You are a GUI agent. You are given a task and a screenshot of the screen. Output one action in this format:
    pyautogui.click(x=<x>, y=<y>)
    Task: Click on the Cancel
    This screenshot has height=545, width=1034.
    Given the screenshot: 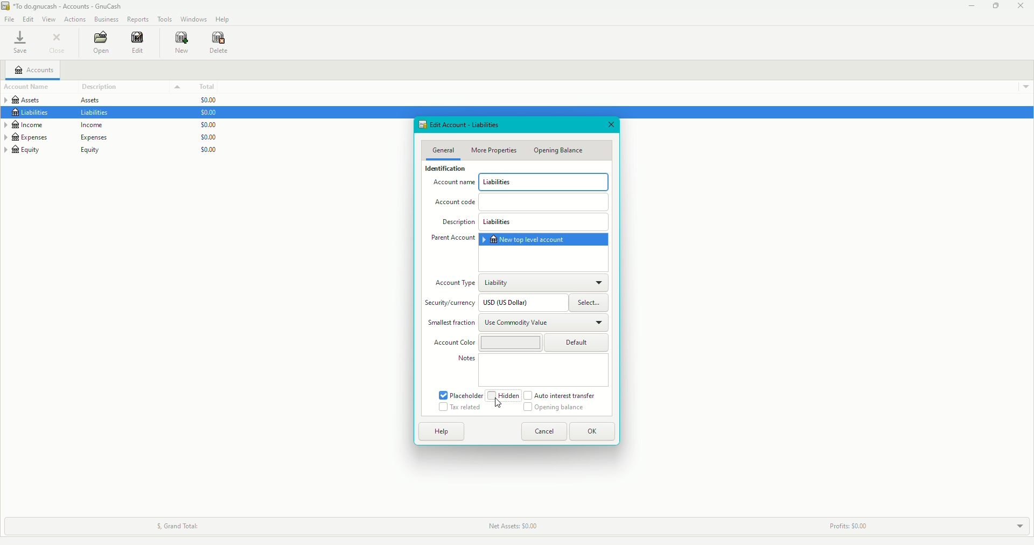 What is the action you would take?
    pyautogui.click(x=543, y=432)
    